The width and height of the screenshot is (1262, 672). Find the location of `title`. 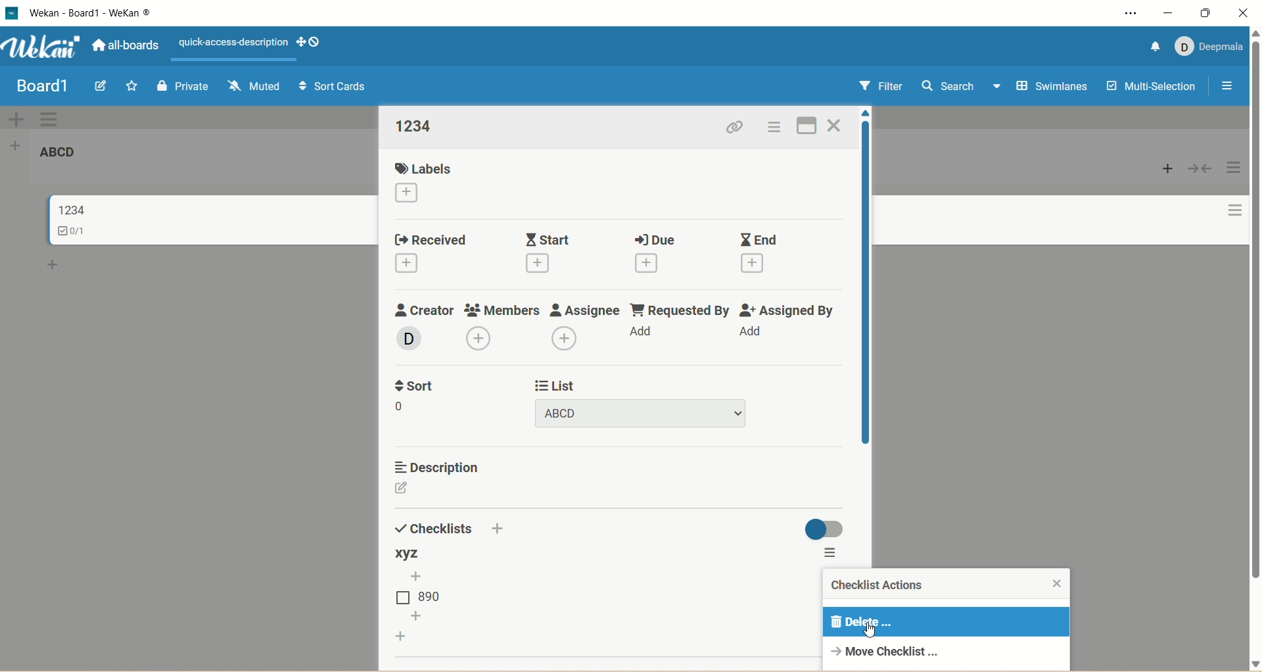

title is located at coordinates (58, 153).